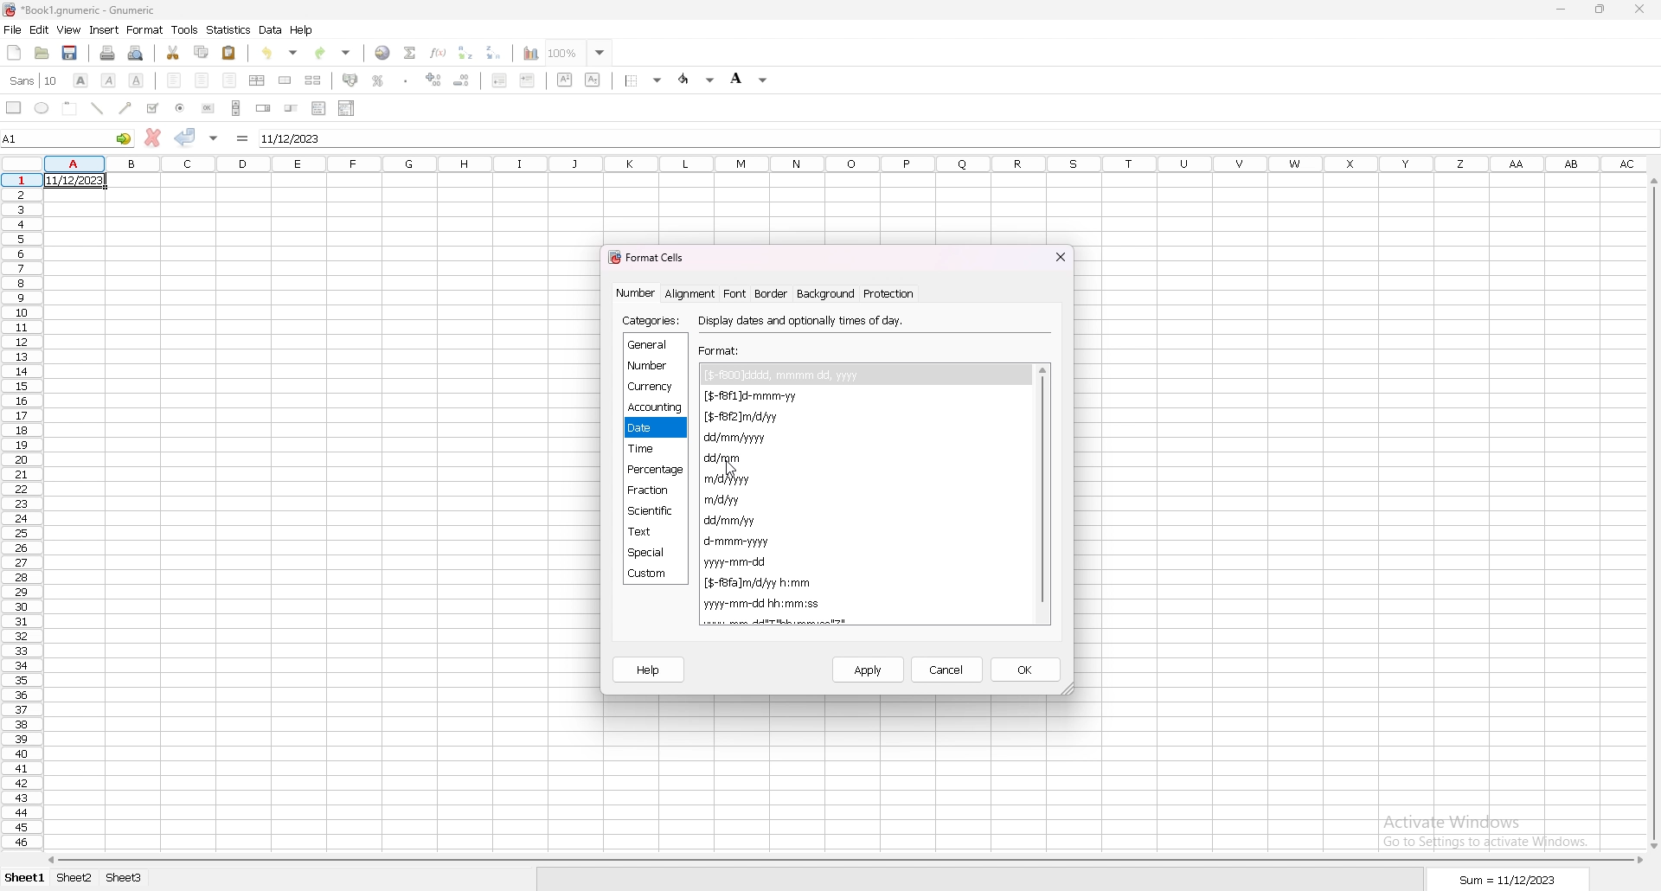 This screenshot has height=891, width=1661. What do you see at coordinates (208, 108) in the screenshot?
I see `button` at bounding box center [208, 108].